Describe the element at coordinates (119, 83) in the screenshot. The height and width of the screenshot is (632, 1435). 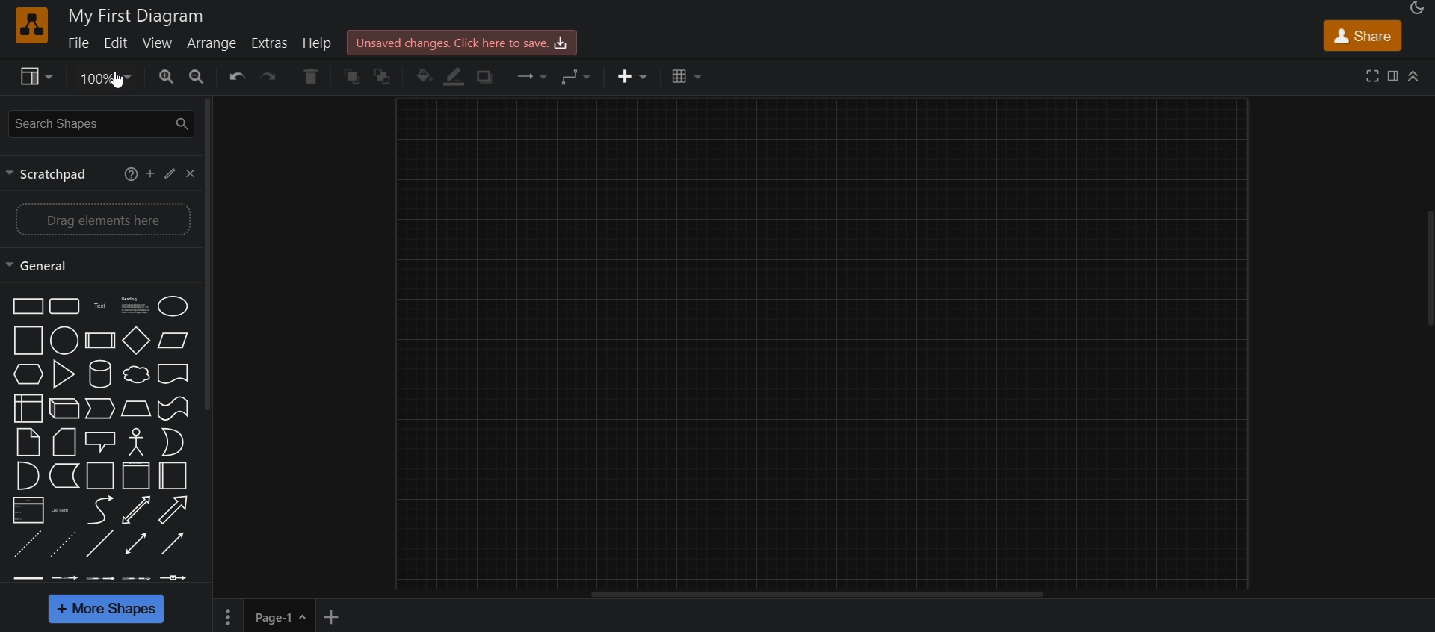
I see `` at that location.